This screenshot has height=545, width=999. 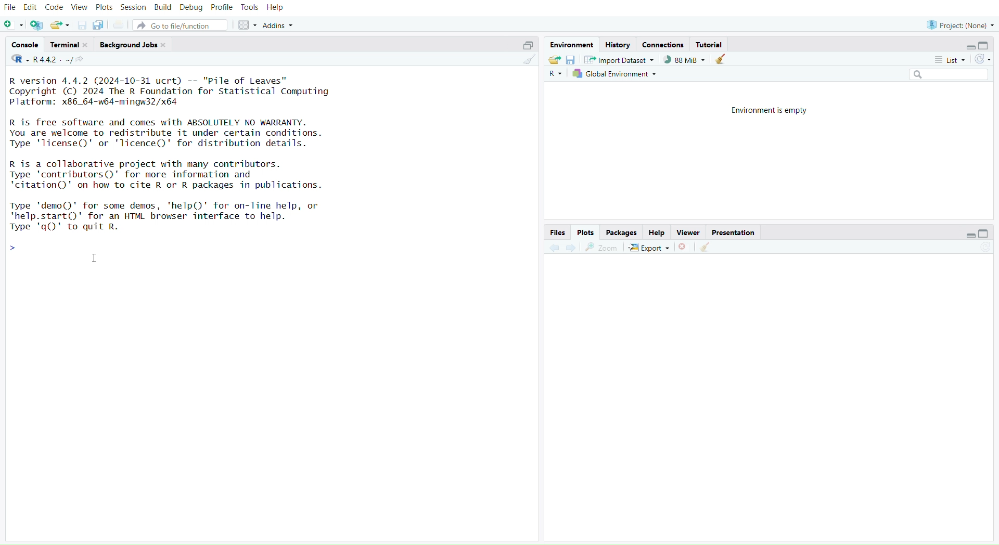 What do you see at coordinates (80, 8) in the screenshot?
I see `view` at bounding box center [80, 8].